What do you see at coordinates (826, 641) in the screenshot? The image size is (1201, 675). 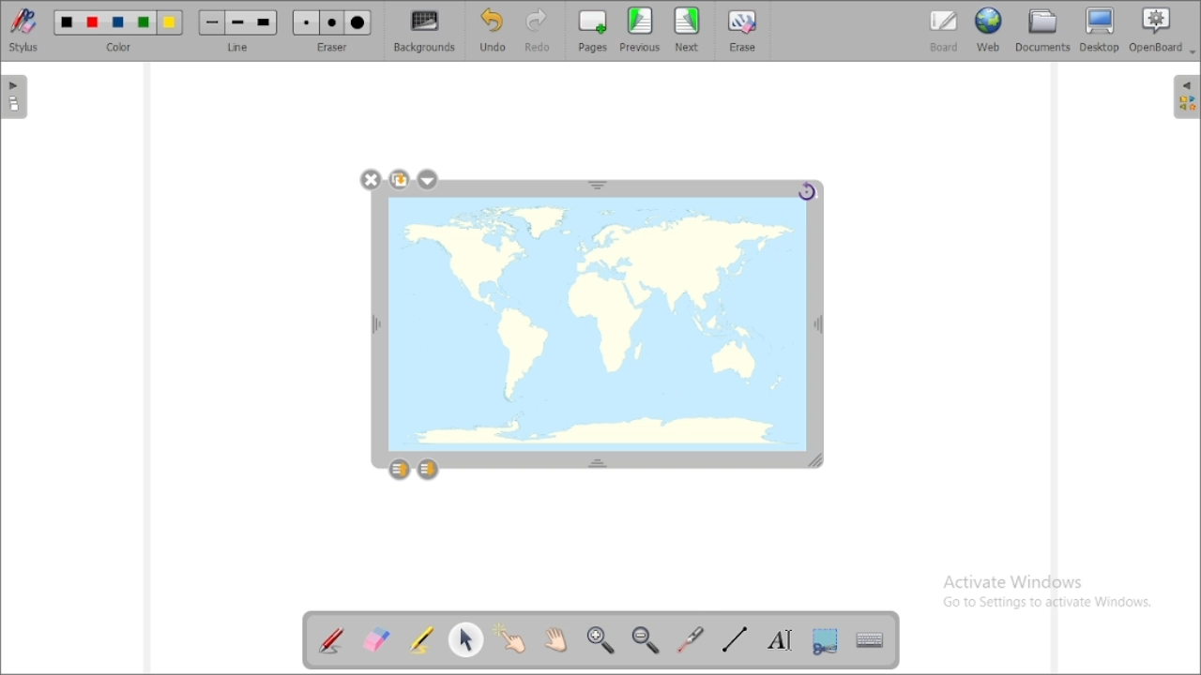 I see `capture part of the screen` at bounding box center [826, 641].